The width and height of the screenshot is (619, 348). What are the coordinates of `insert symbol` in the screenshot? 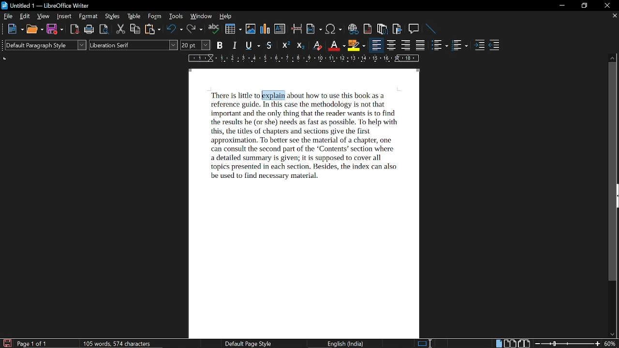 It's located at (334, 29).